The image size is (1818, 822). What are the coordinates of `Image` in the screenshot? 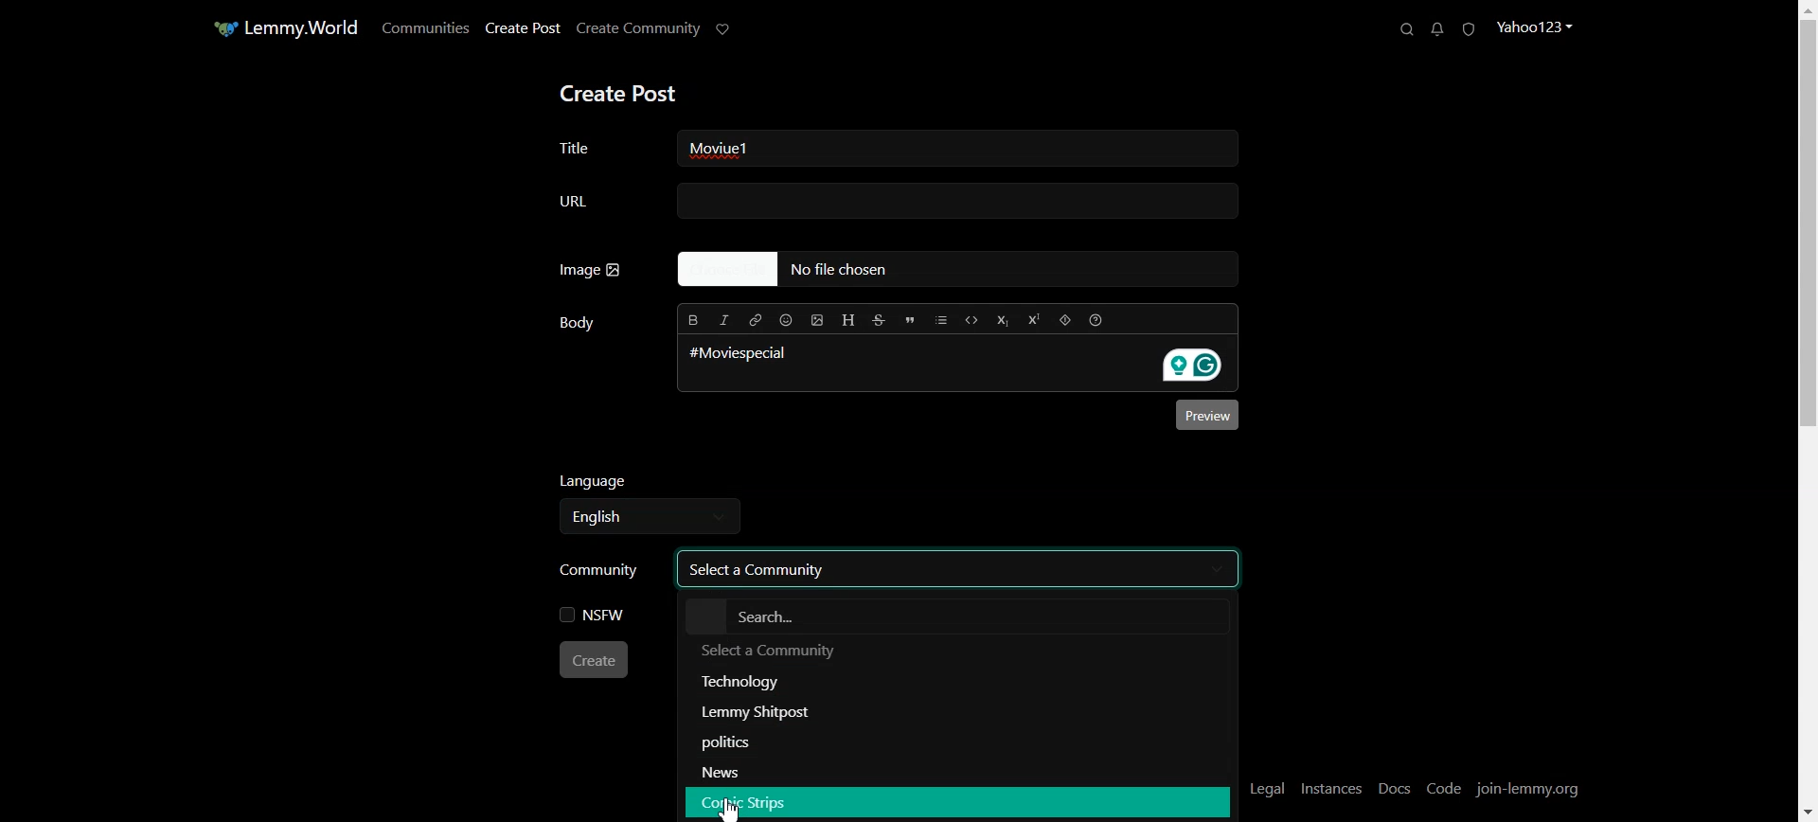 It's located at (600, 270).